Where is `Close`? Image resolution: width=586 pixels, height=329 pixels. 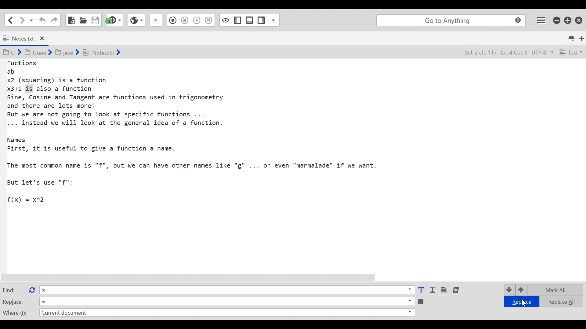 Close is located at coordinates (580, 19).